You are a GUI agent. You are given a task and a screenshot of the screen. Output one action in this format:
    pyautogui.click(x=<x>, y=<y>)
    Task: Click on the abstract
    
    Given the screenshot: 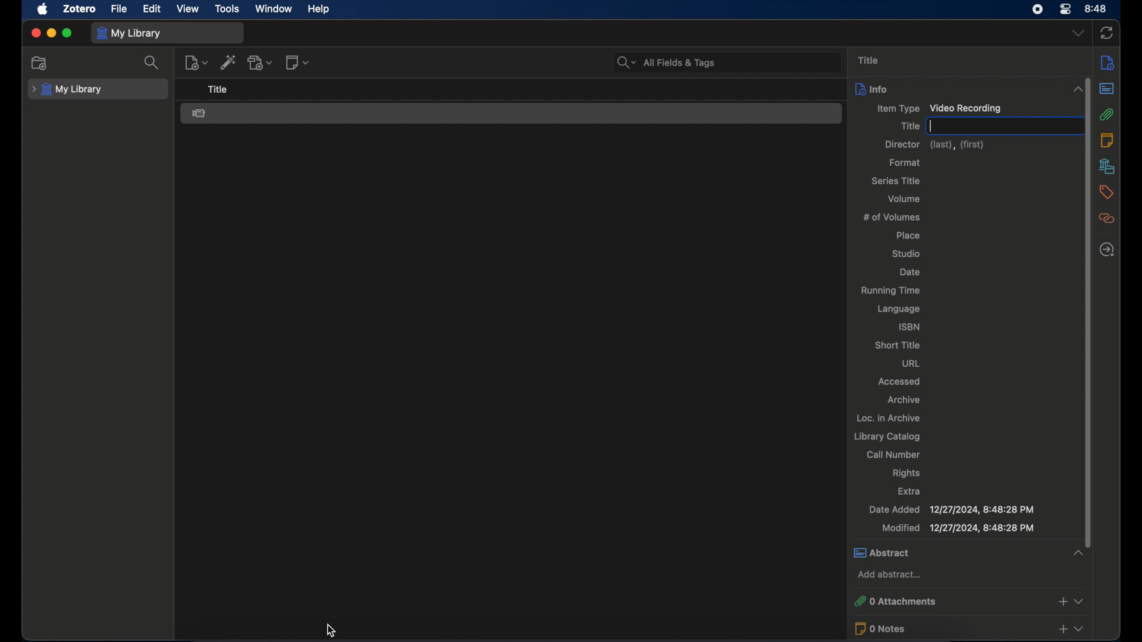 What is the action you would take?
    pyautogui.click(x=970, y=553)
    